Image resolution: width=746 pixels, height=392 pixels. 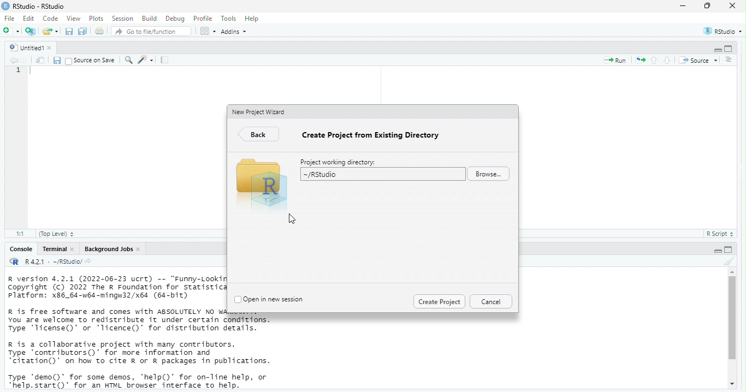 I want to click on R Script, so click(x=719, y=234).